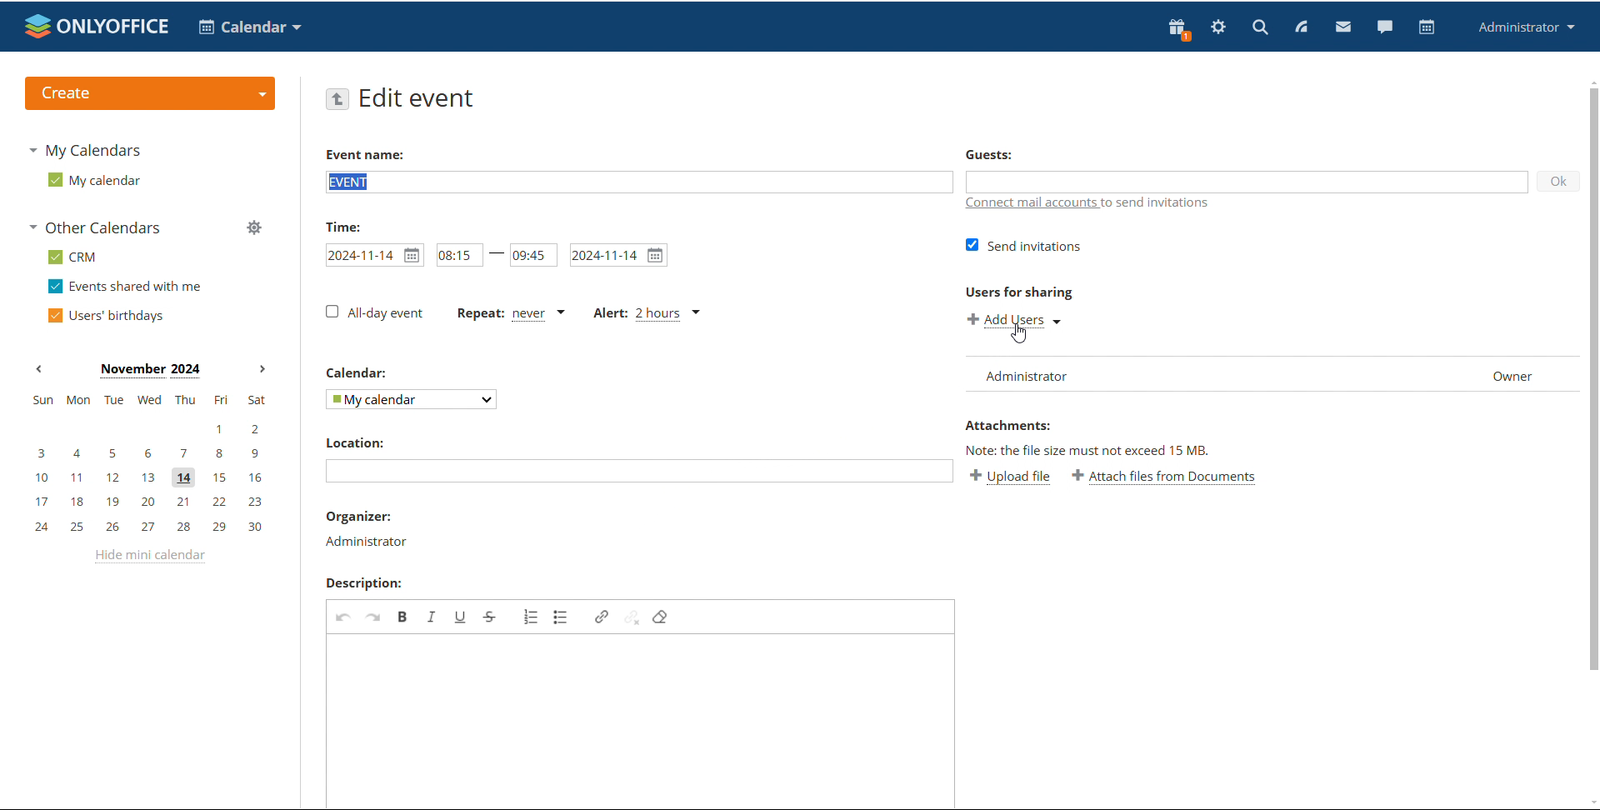  Describe the element at coordinates (1019, 292) in the screenshot. I see `Users for sharing` at that location.